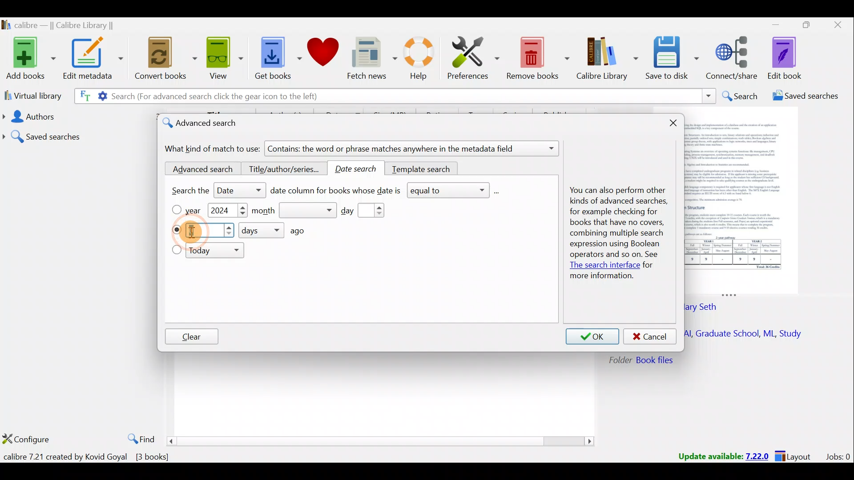  What do you see at coordinates (89, 457) in the screenshot?
I see `calibre 7.21 created by Kovid Goyal [3 books]` at bounding box center [89, 457].